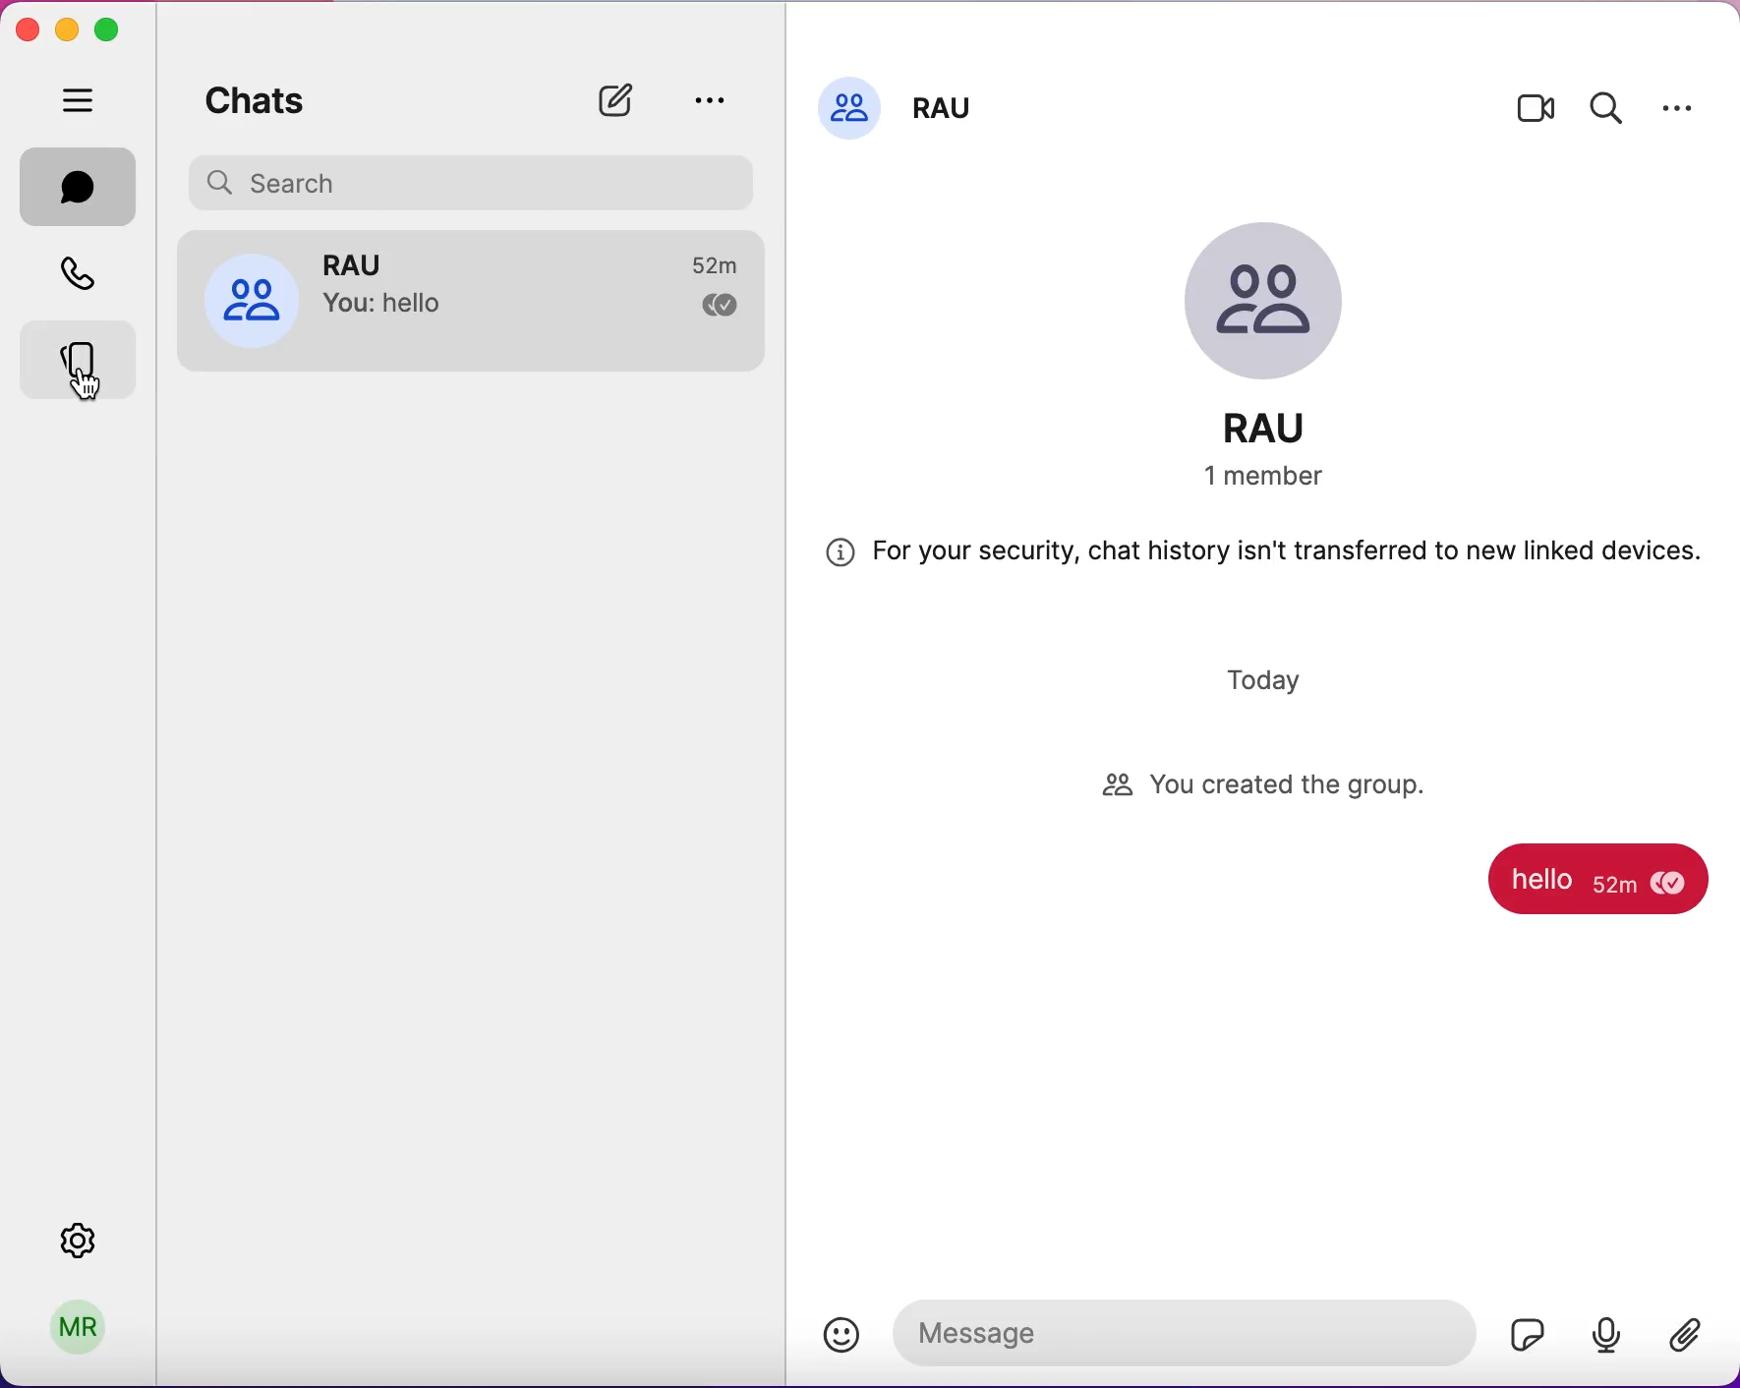 This screenshot has width=1740, height=1388. What do you see at coordinates (1525, 1334) in the screenshot?
I see `stickers` at bounding box center [1525, 1334].